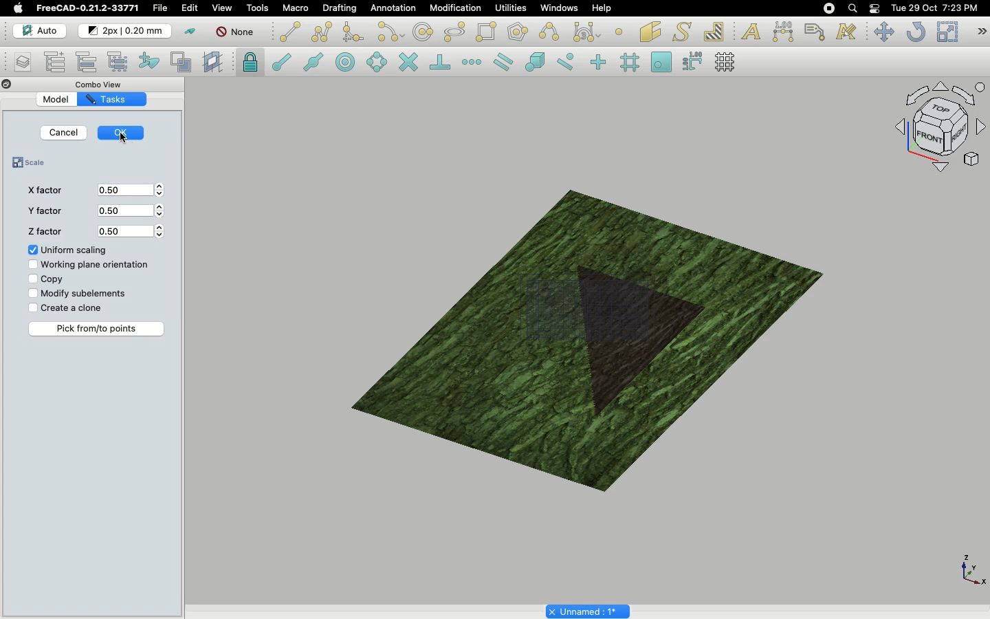  I want to click on Selecting OK, so click(127, 137).